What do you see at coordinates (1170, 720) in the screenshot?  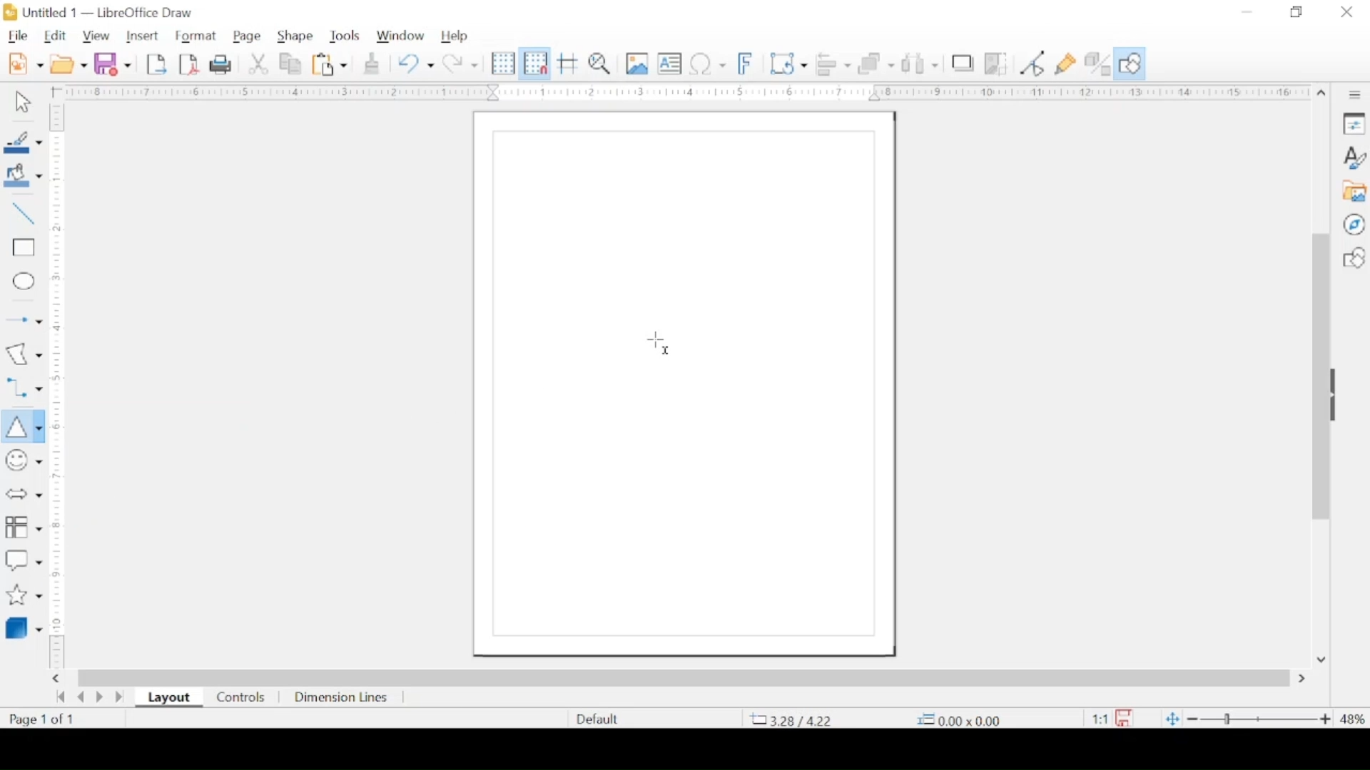 I see `fit to current window` at bounding box center [1170, 720].